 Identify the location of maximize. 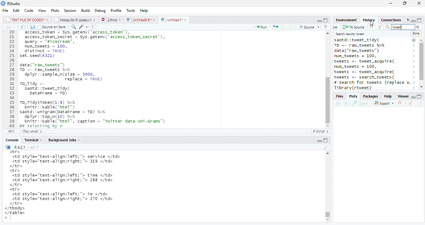
(407, 3).